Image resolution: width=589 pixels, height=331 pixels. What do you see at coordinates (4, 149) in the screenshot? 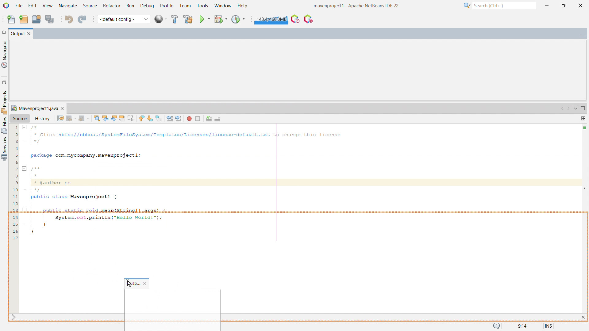
I see `projects` at bounding box center [4, 149].